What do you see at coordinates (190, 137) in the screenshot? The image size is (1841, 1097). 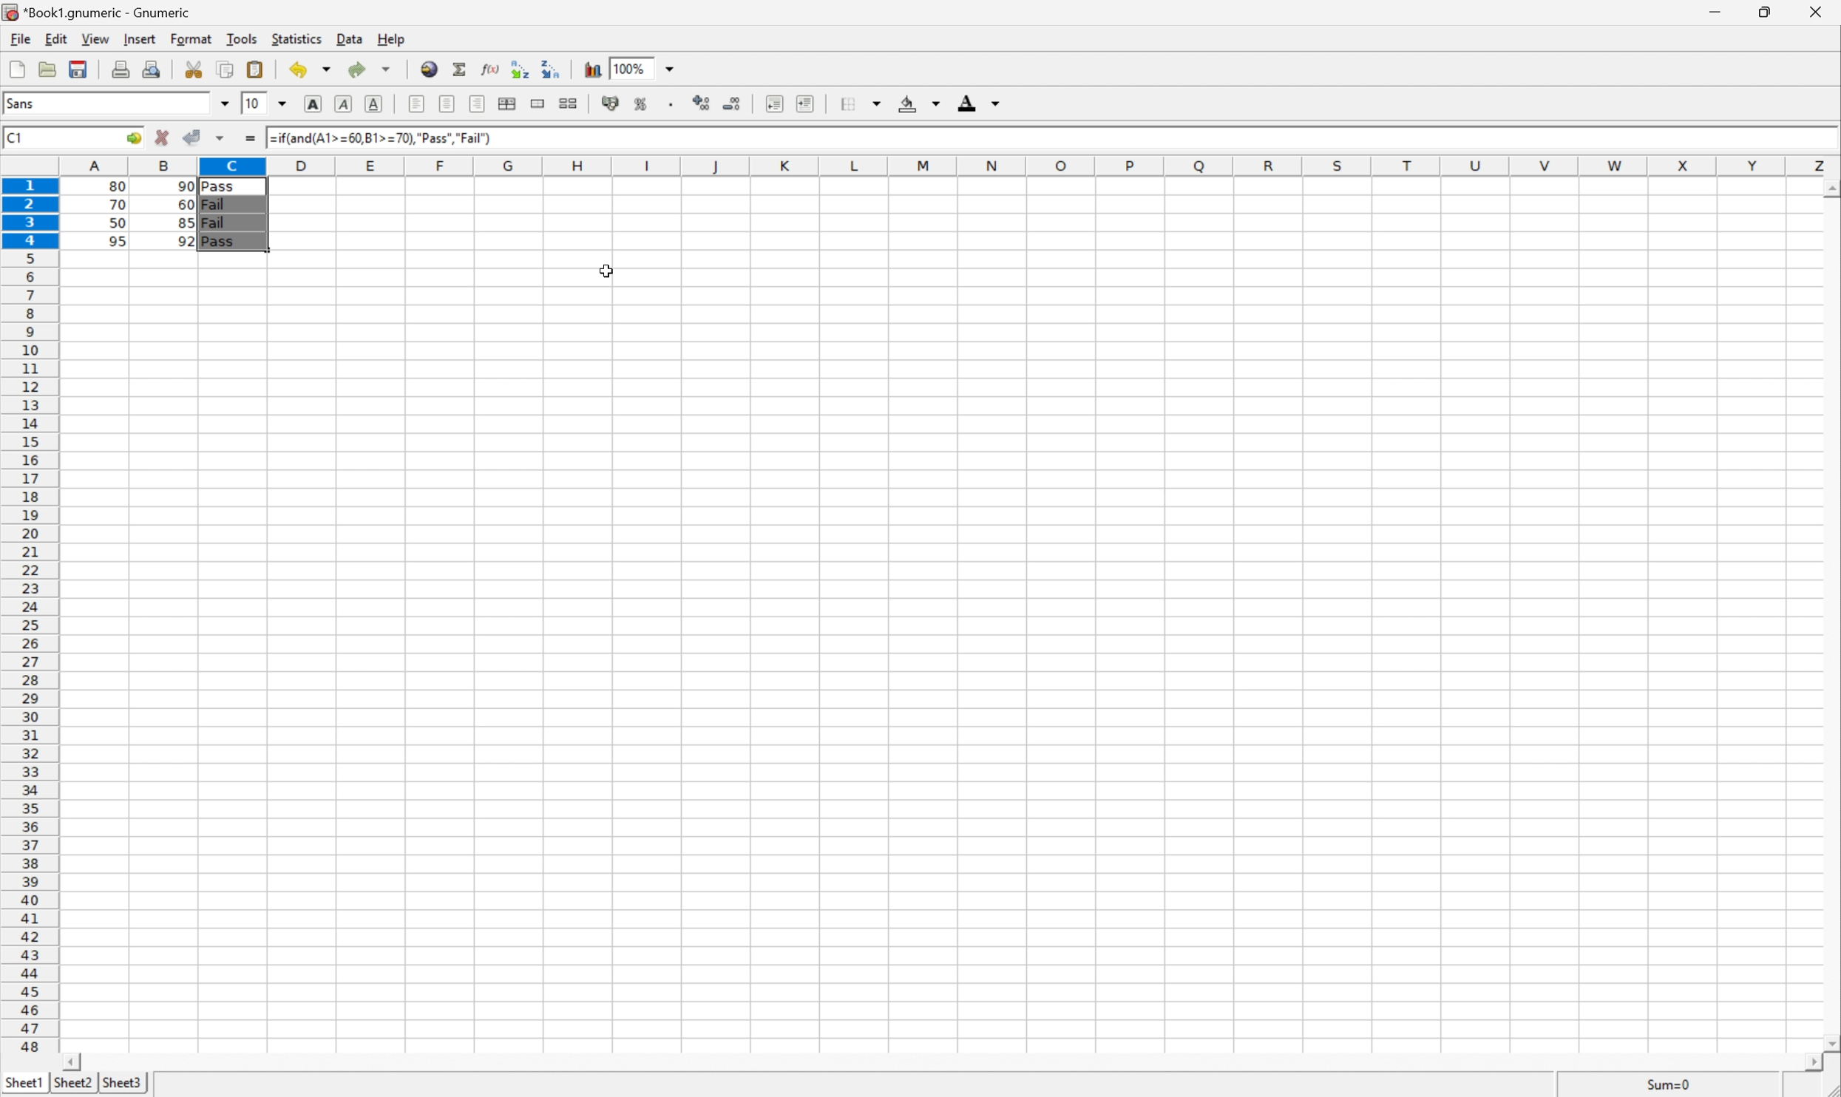 I see `Accept changes` at bounding box center [190, 137].